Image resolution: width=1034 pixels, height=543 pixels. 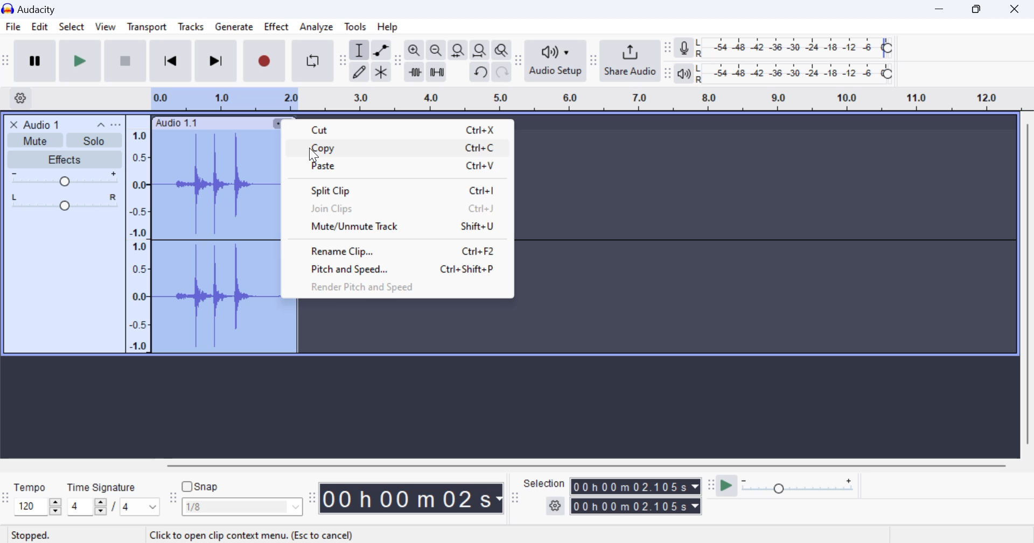 What do you see at coordinates (95, 141) in the screenshot?
I see `Solo` at bounding box center [95, 141].